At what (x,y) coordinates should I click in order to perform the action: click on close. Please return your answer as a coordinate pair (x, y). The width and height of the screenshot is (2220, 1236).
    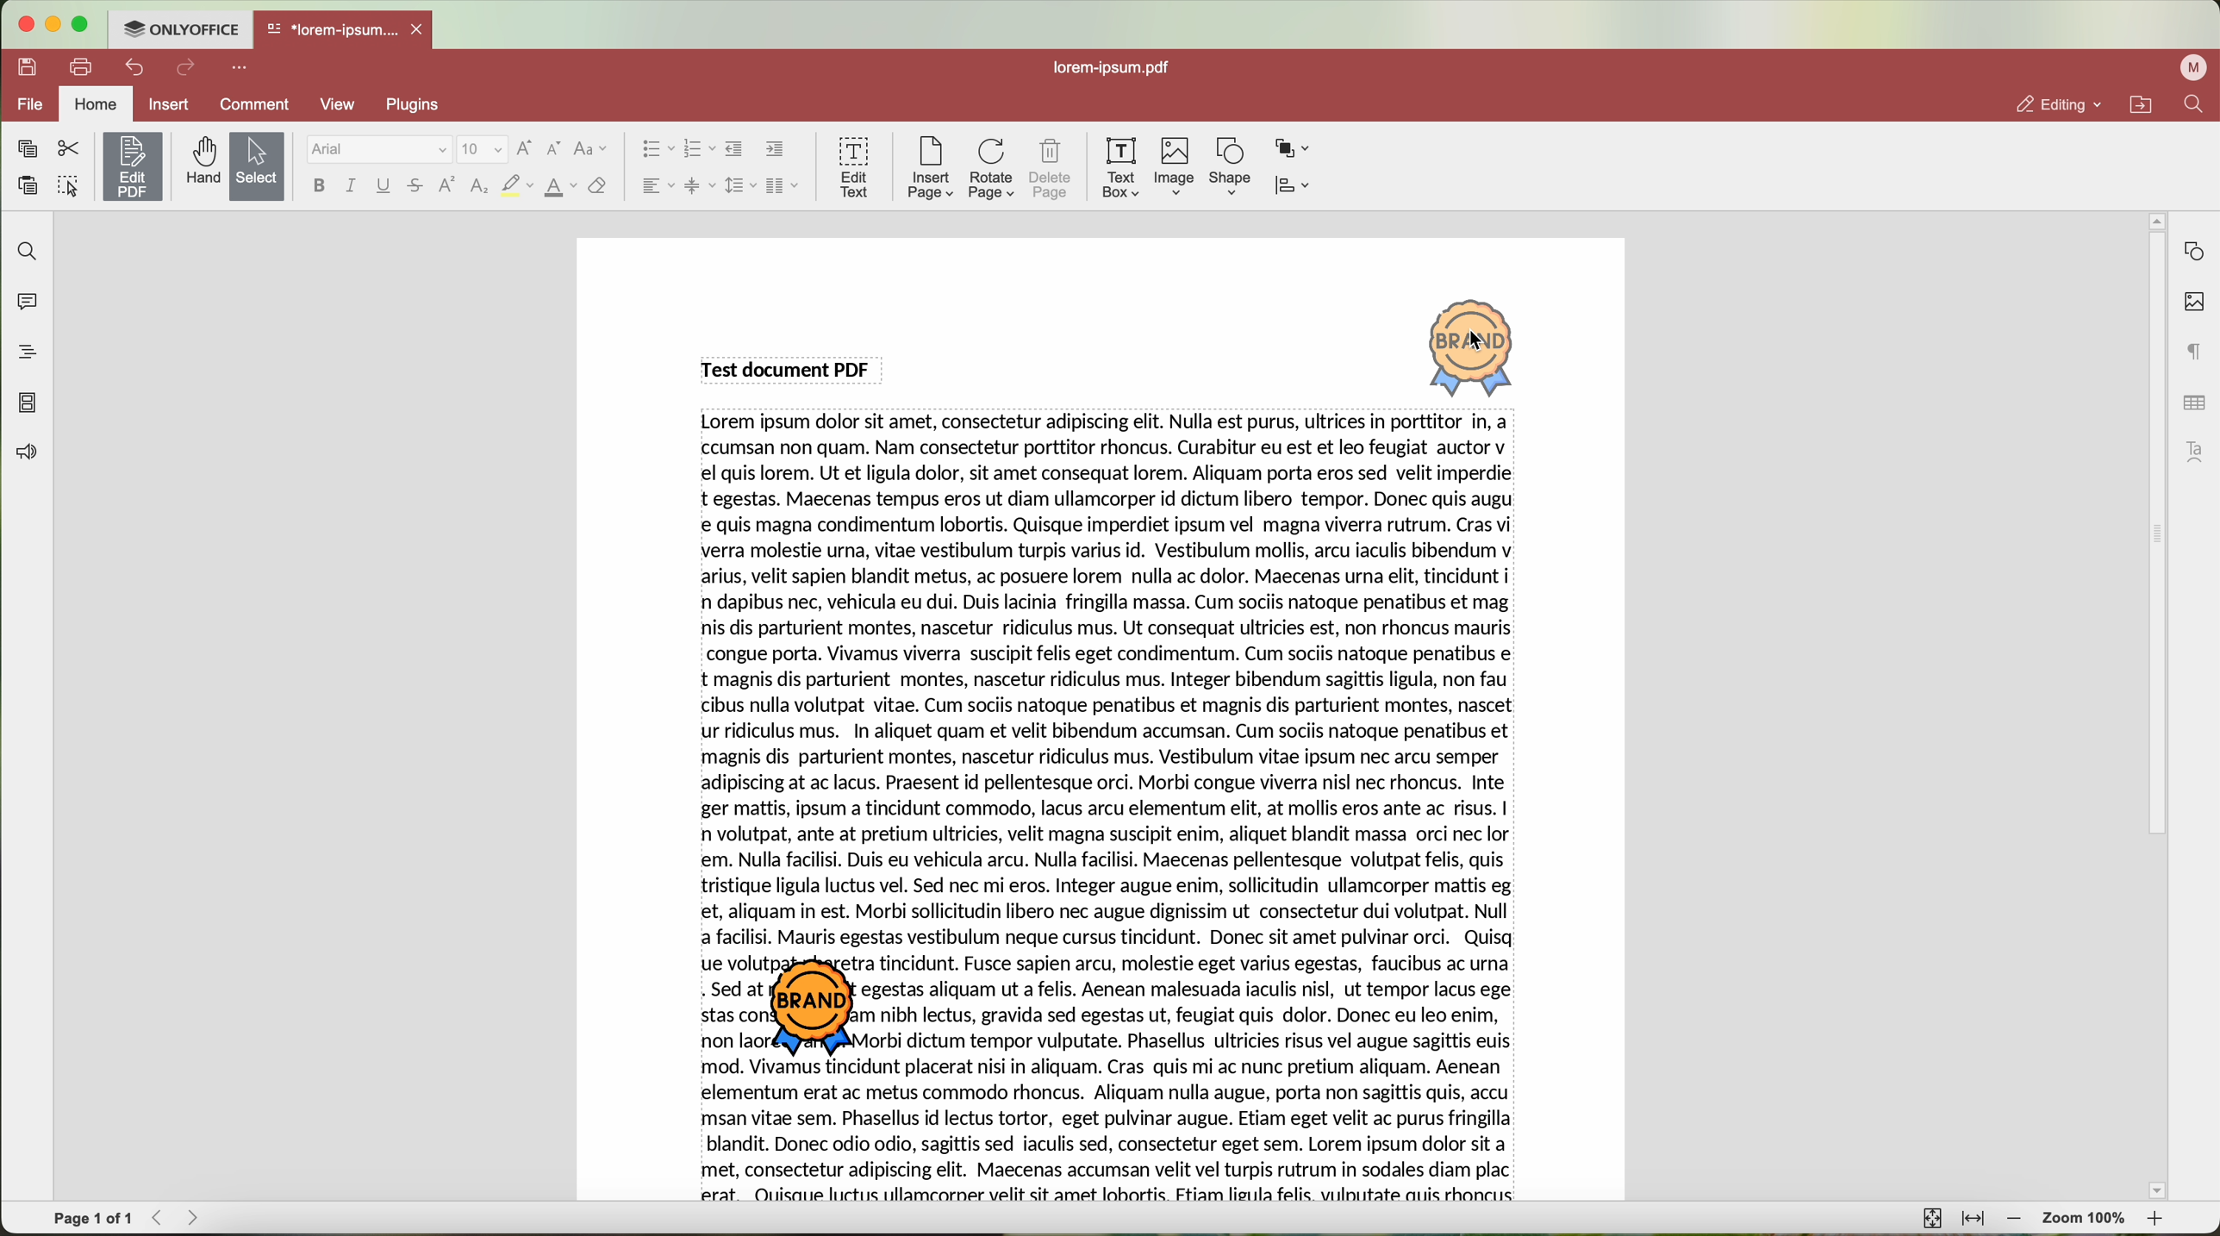
    Looking at the image, I should click on (421, 29).